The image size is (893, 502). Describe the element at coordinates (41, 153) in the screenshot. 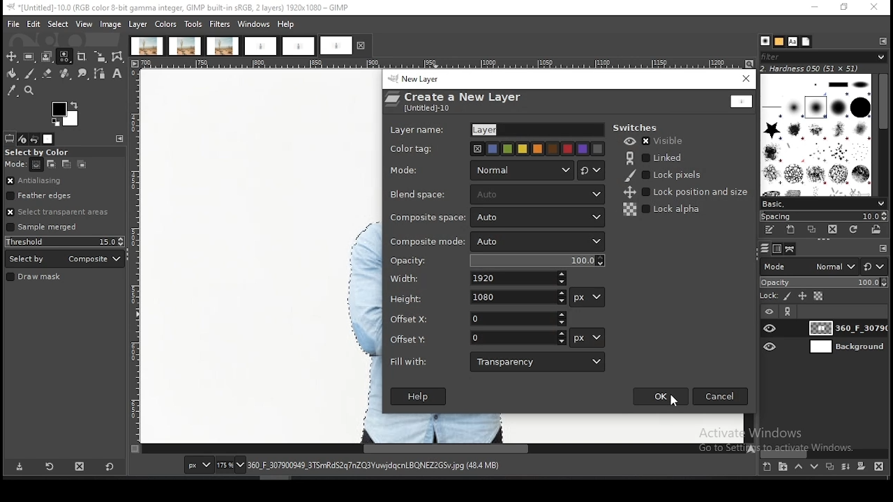

I see `select by color` at that location.